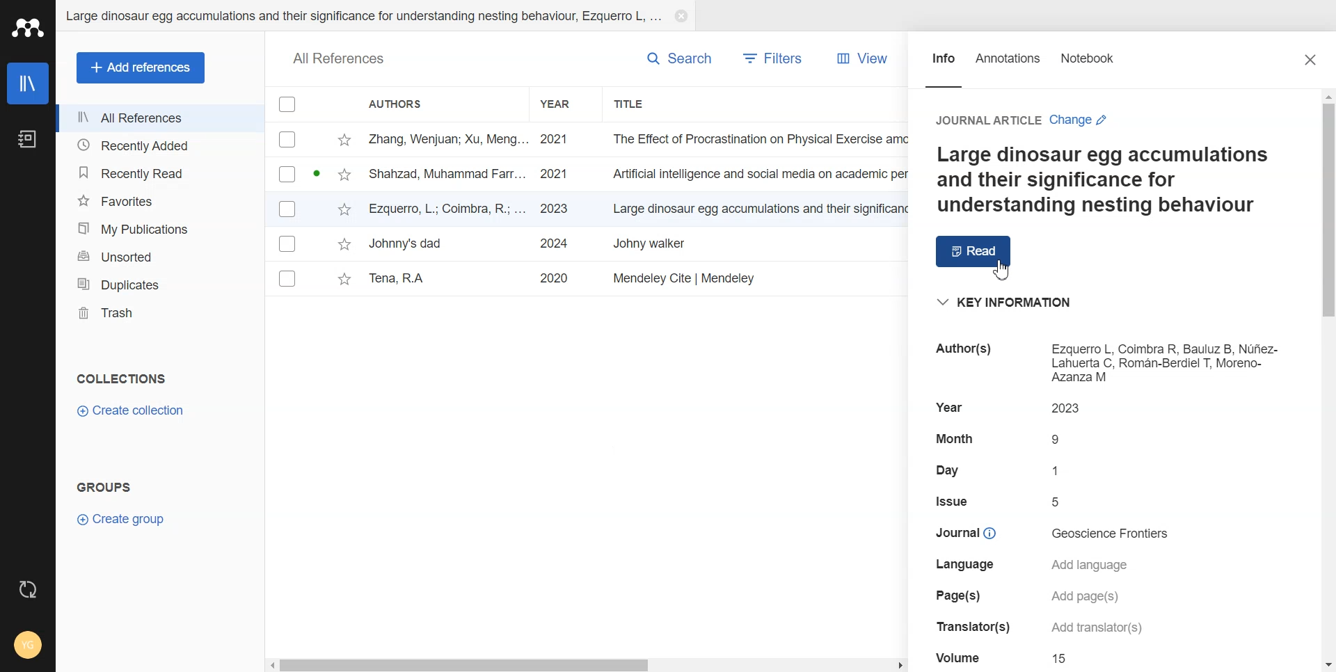  Describe the element at coordinates (1088, 121) in the screenshot. I see `change` at that location.